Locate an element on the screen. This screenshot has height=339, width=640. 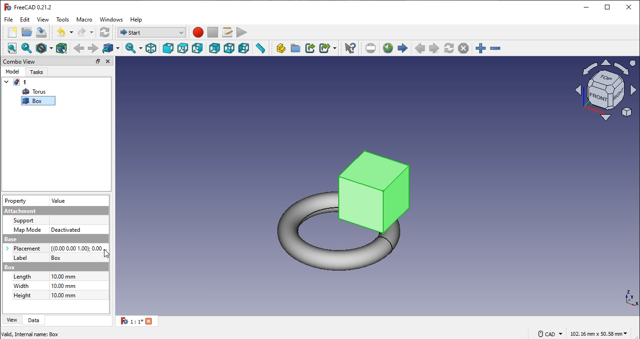
view is located at coordinates (12, 320).